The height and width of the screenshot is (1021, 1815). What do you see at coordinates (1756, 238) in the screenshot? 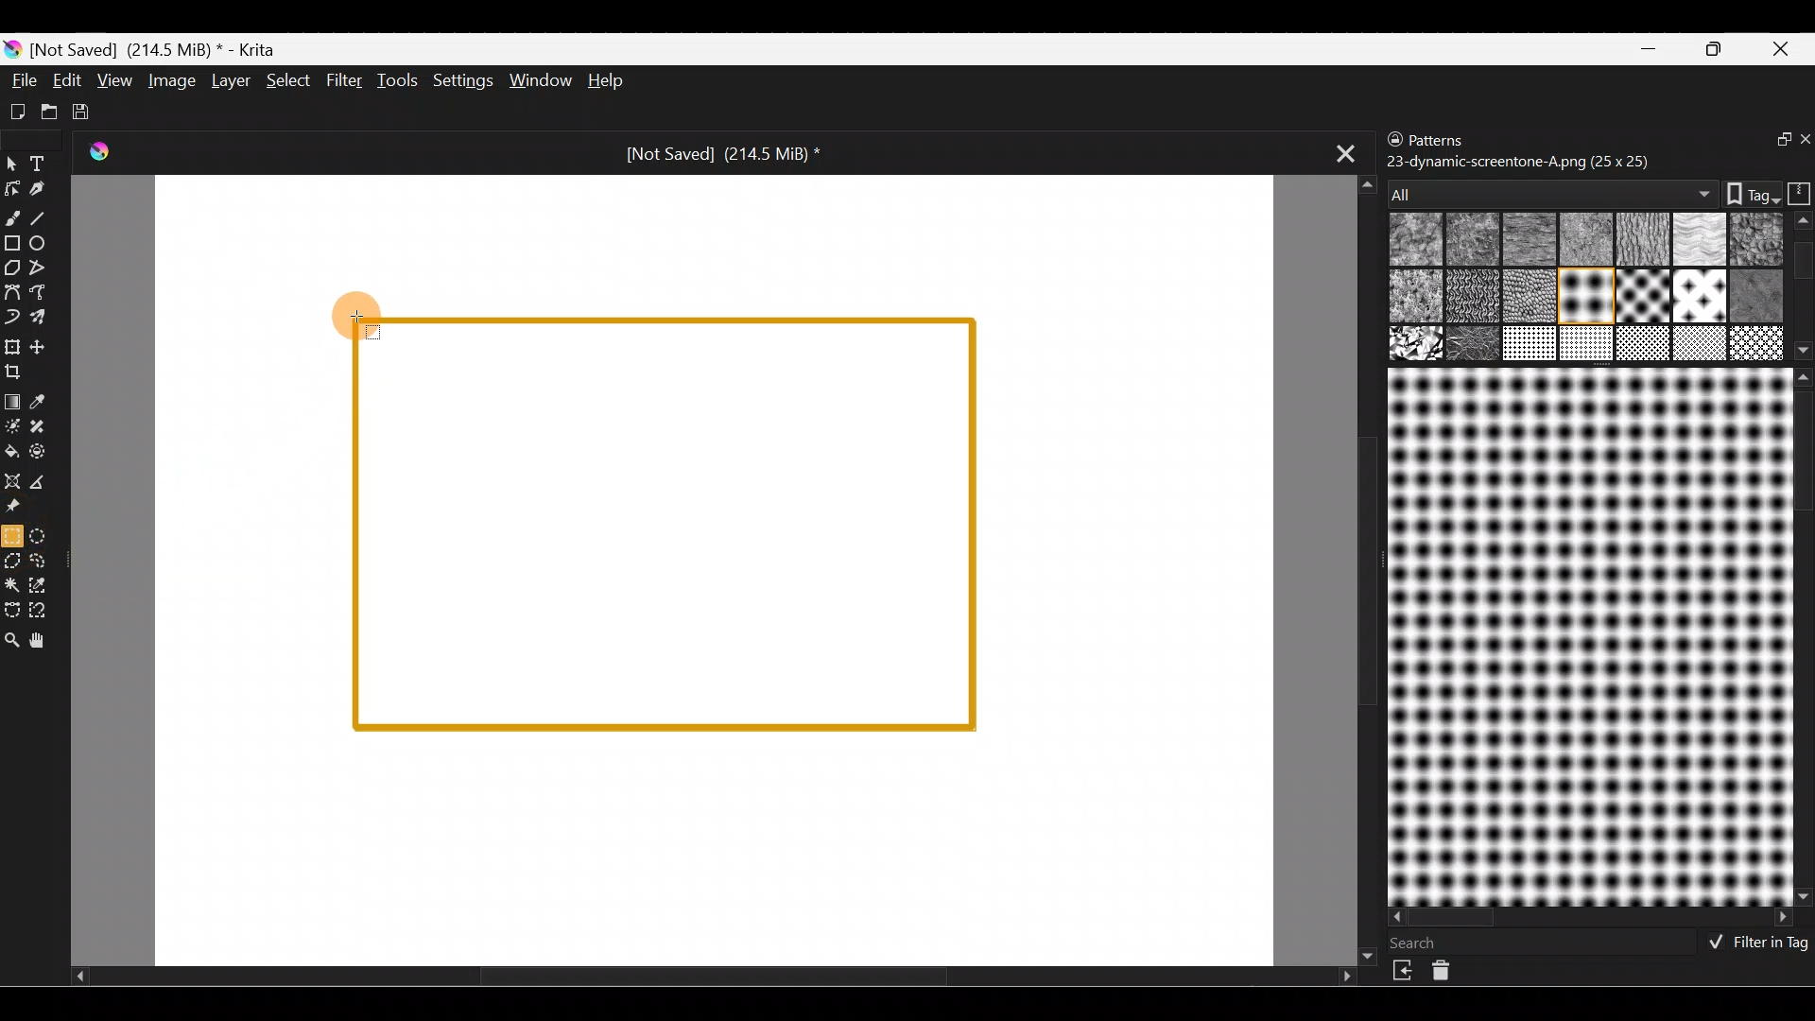
I see `06 Hard-grain.png` at bounding box center [1756, 238].